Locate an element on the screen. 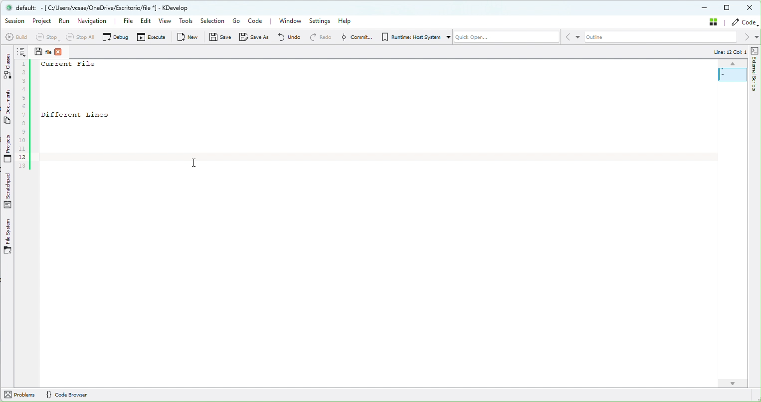 The height and width of the screenshot is (402, 761). Selection is located at coordinates (212, 20).